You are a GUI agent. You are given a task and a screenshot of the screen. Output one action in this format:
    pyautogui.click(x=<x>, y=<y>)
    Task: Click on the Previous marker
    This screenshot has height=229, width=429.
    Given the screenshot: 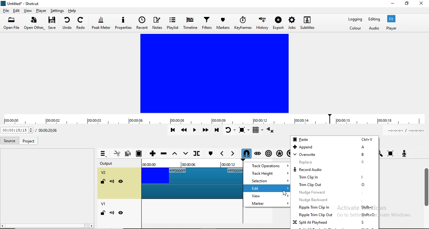 What is the action you would take?
    pyautogui.click(x=222, y=154)
    